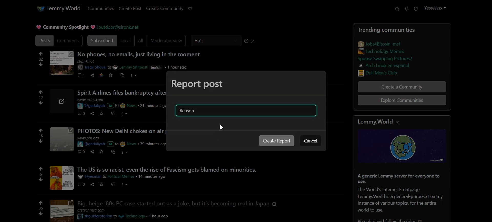 Image resolution: width=492 pixels, height=222 pixels. I want to click on more, so click(134, 76).